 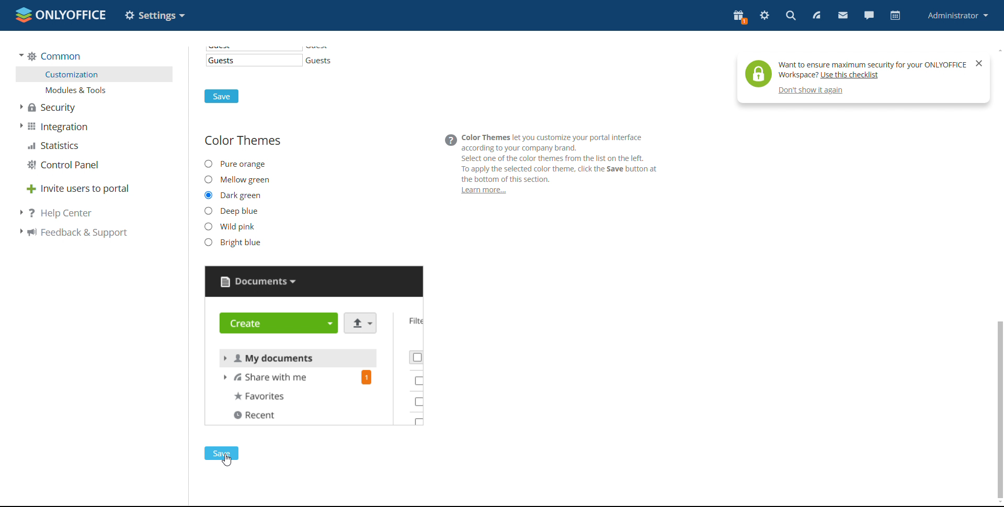 What do you see at coordinates (979, 63) in the screenshot?
I see `close` at bounding box center [979, 63].